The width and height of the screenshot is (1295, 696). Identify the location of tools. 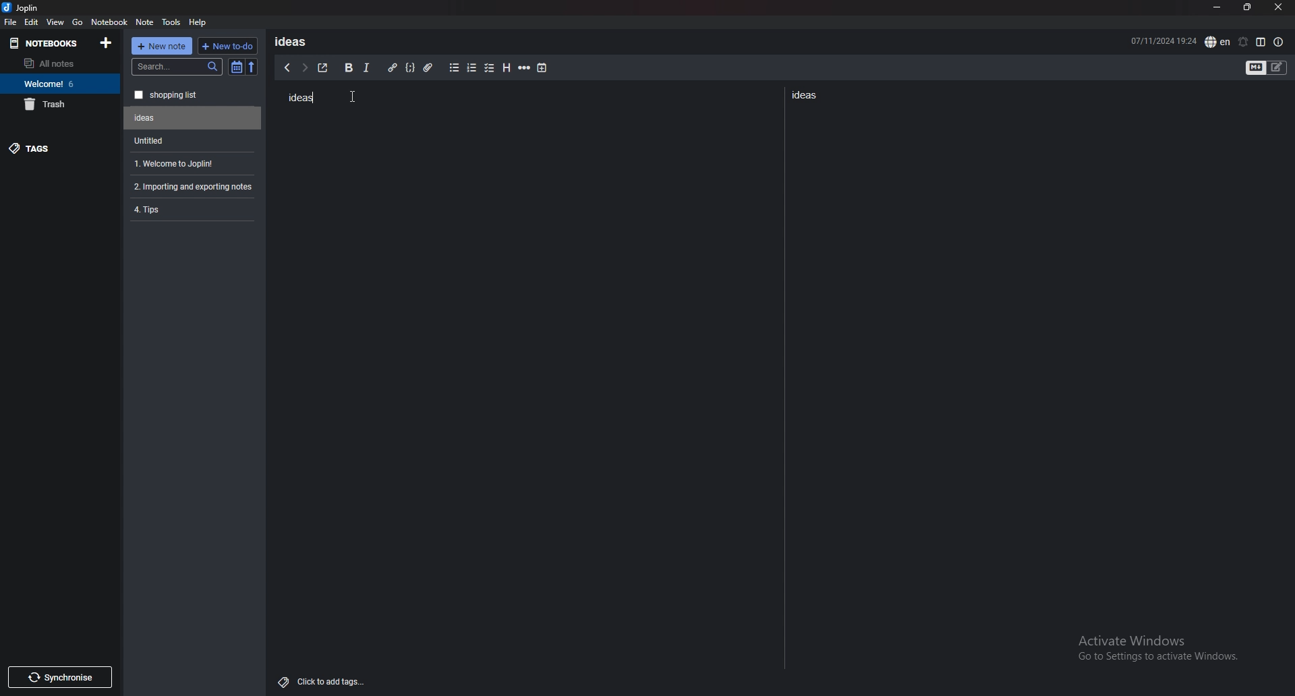
(172, 22).